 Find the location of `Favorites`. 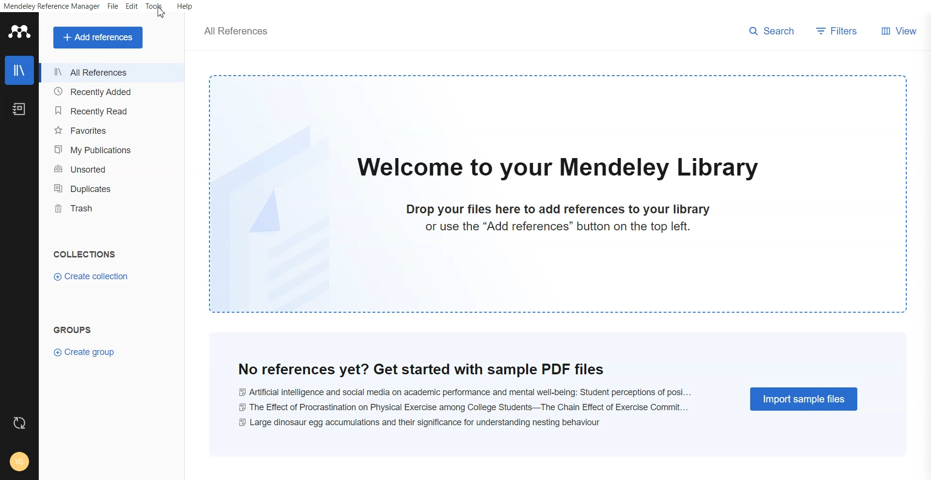

Favorites is located at coordinates (112, 130).